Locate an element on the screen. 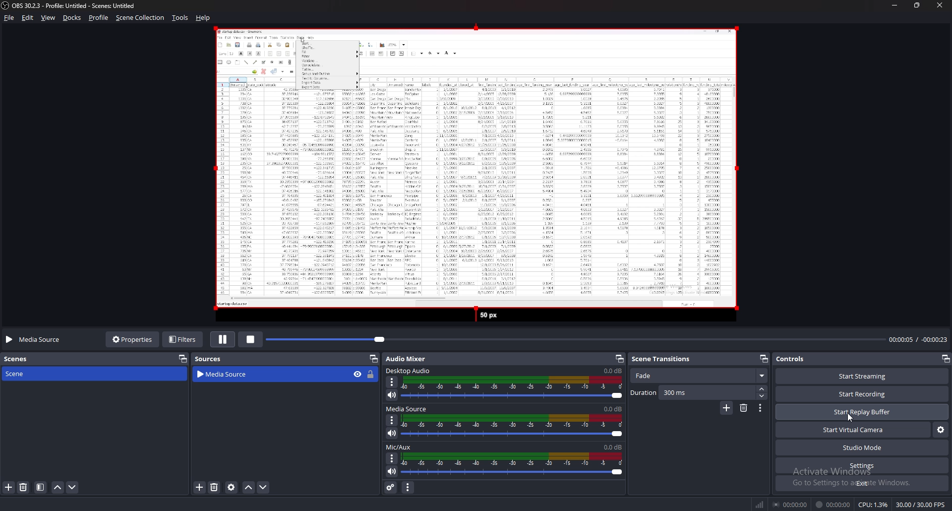 The image size is (952, 511). studio mode is located at coordinates (862, 447).